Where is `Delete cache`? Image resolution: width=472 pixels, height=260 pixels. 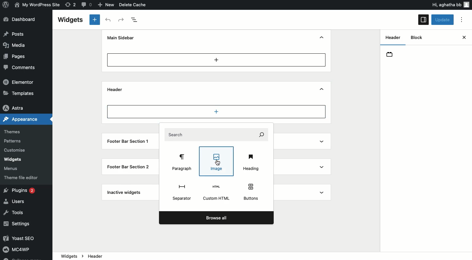 Delete cache is located at coordinates (133, 5).